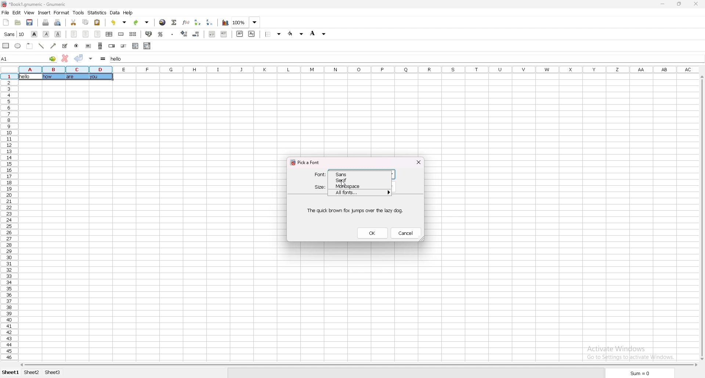 This screenshot has height=378, width=705. I want to click on formula, so click(103, 58).